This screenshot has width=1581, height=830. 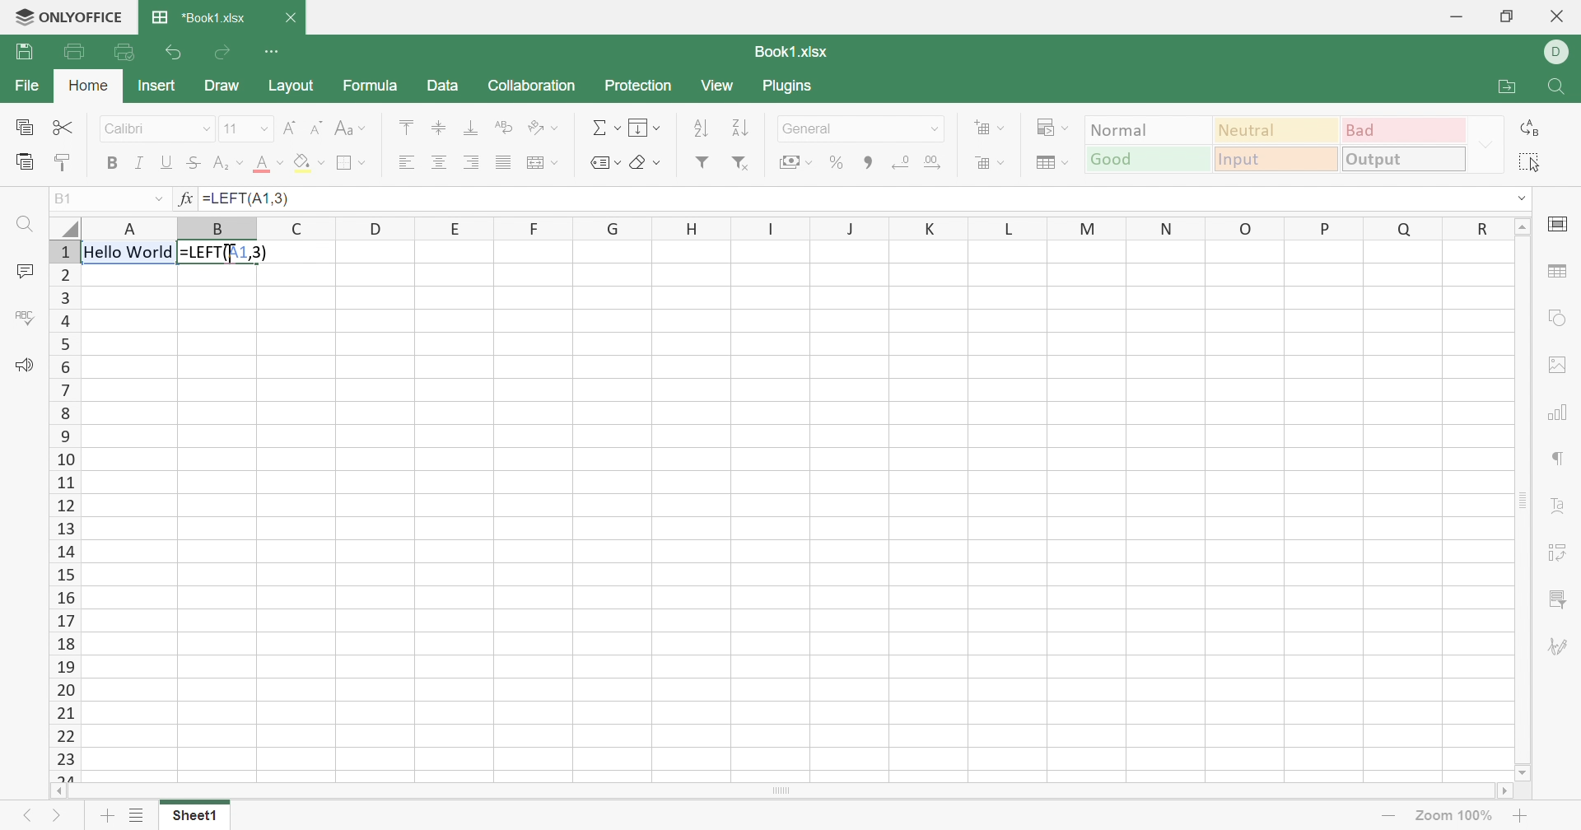 What do you see at coordinates (1560, 505) in the screenshot?
I see `Text art settings` at bounding box center [1560, 505].